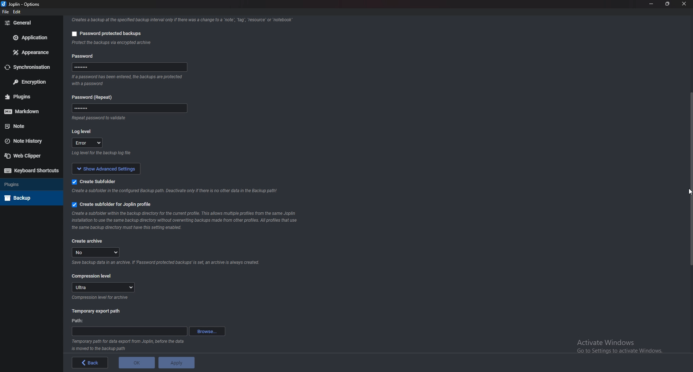 This screenshot has height=372, width=693. I want to click on path, so click(129, 332).